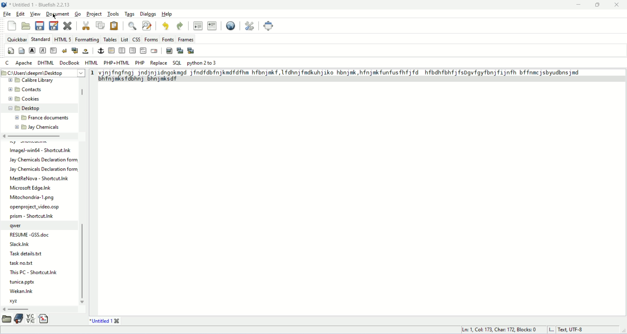  What do you see at coordinates (43, 318) in the screenshot?
I see `snippet` at bounding box center [43, 318].